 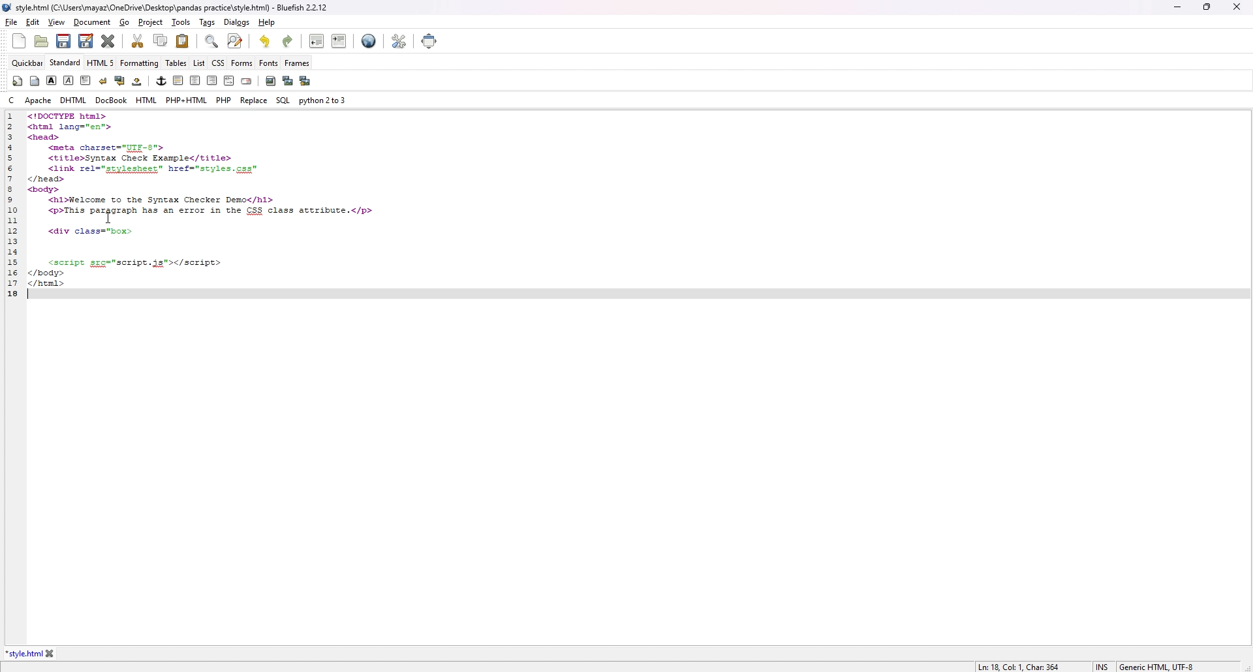 I want to click on bold, so click(x=51, y=82).